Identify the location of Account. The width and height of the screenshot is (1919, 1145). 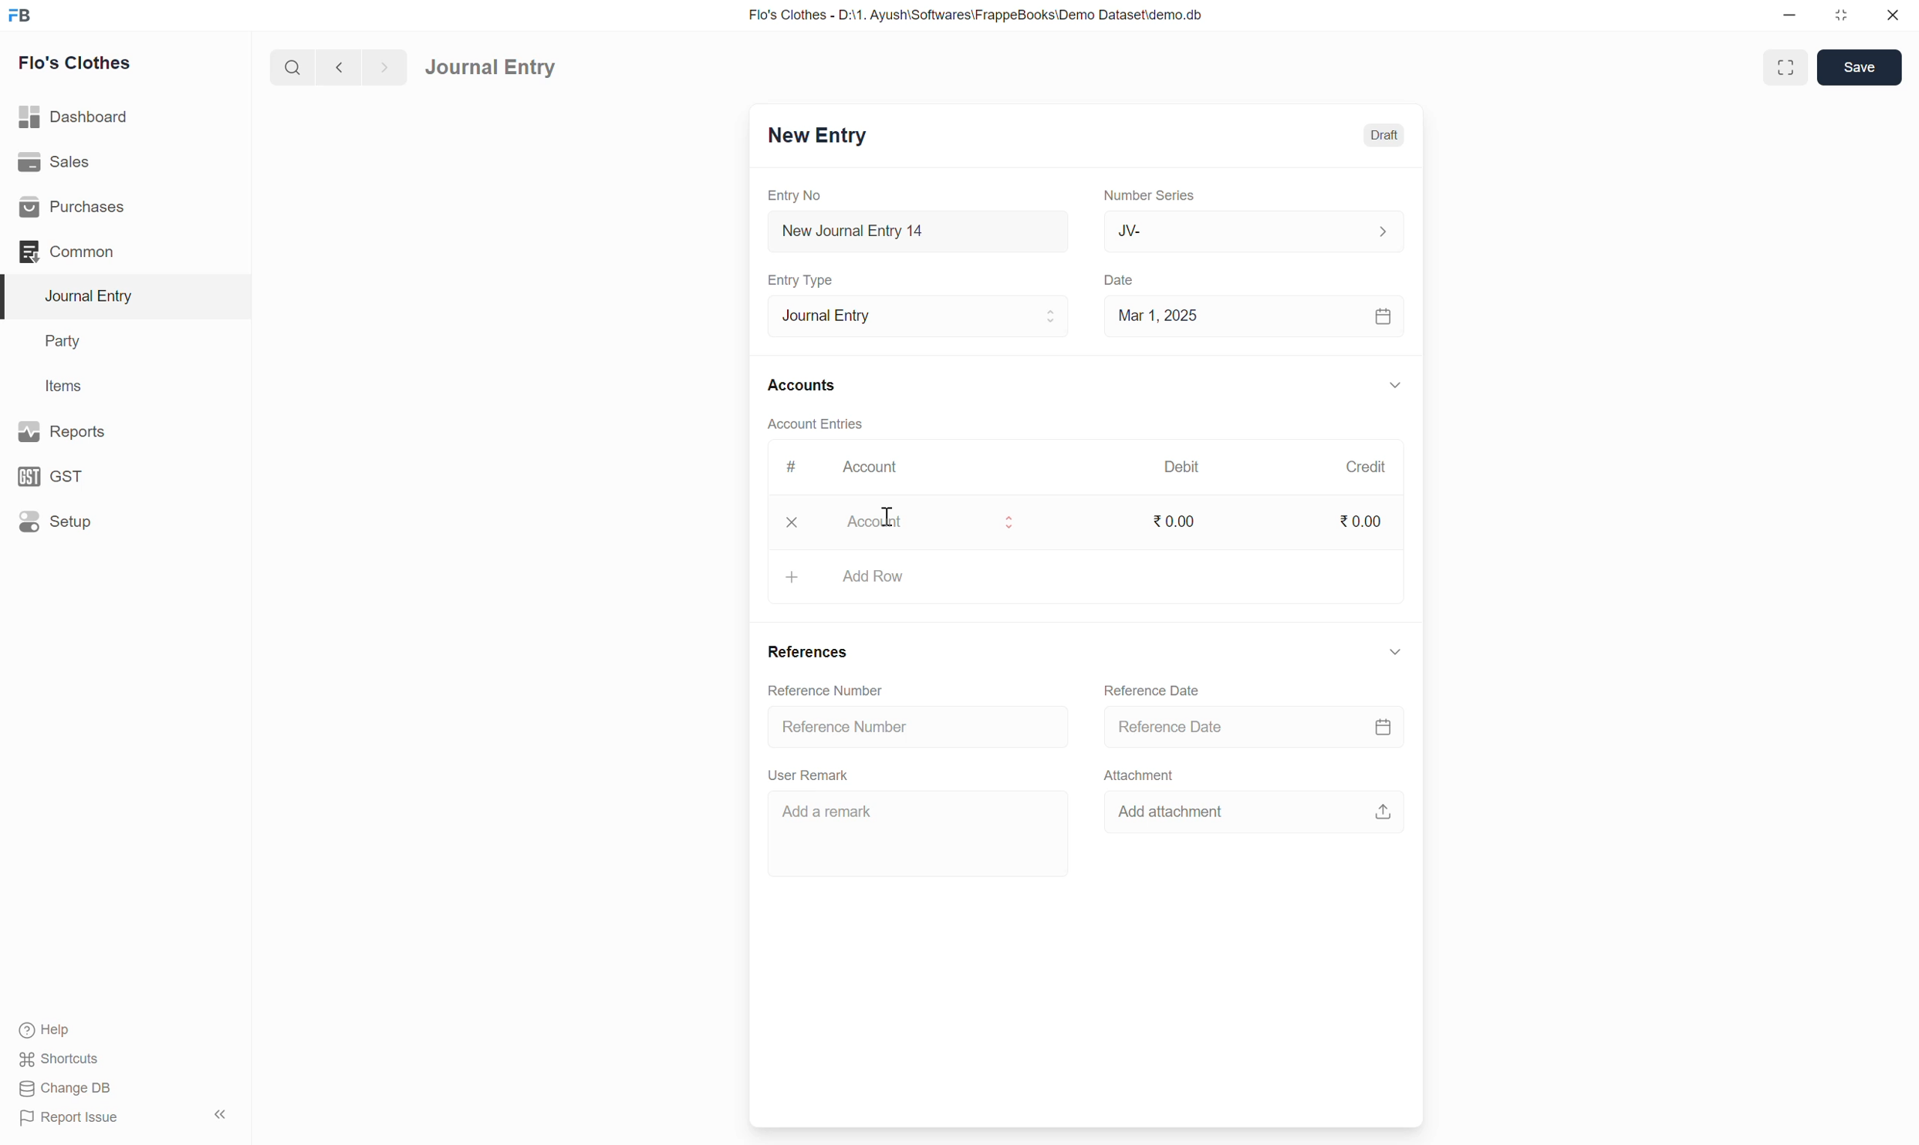
(938, 522).